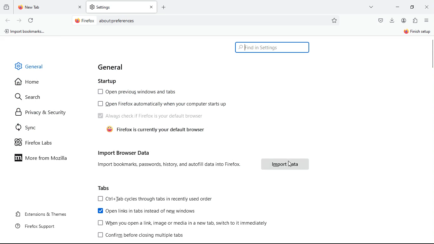 The height and width of the screenshot is (244, 434). What do you see at coordinates (142, 236) in the screenshot?
I see `confirm before closing multiple tabs` at bounding box center [142, 236].